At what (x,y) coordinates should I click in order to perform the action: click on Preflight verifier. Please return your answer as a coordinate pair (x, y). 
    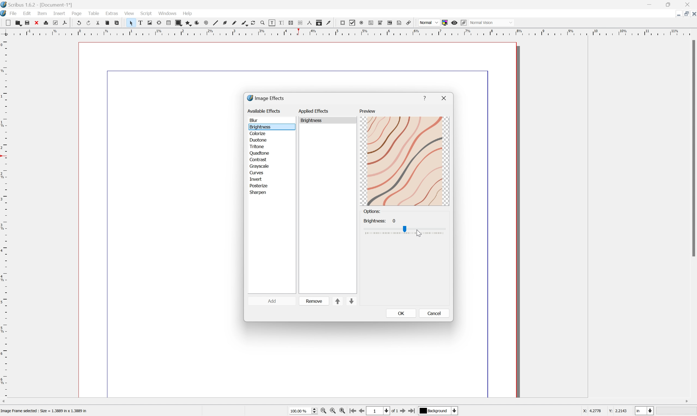
    Looking at the image, I should click on (56, 22).